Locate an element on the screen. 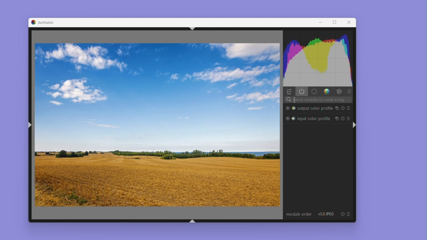  reset is located at coordinates (343, 108).